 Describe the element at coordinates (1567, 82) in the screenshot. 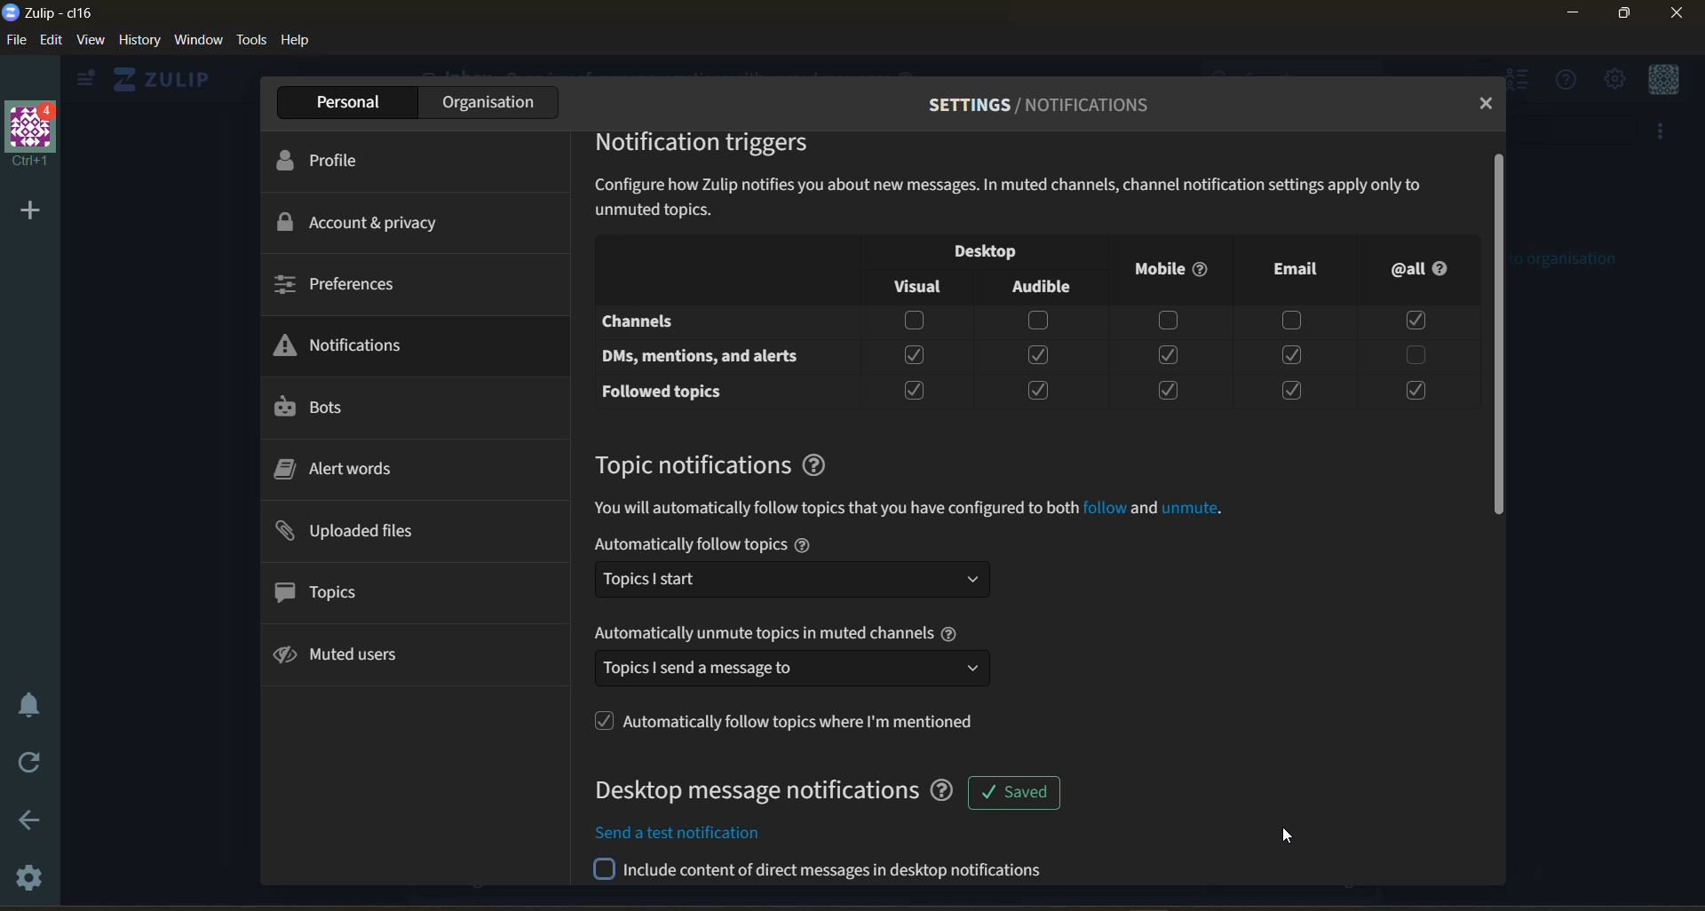

I see `help menu` at that location.